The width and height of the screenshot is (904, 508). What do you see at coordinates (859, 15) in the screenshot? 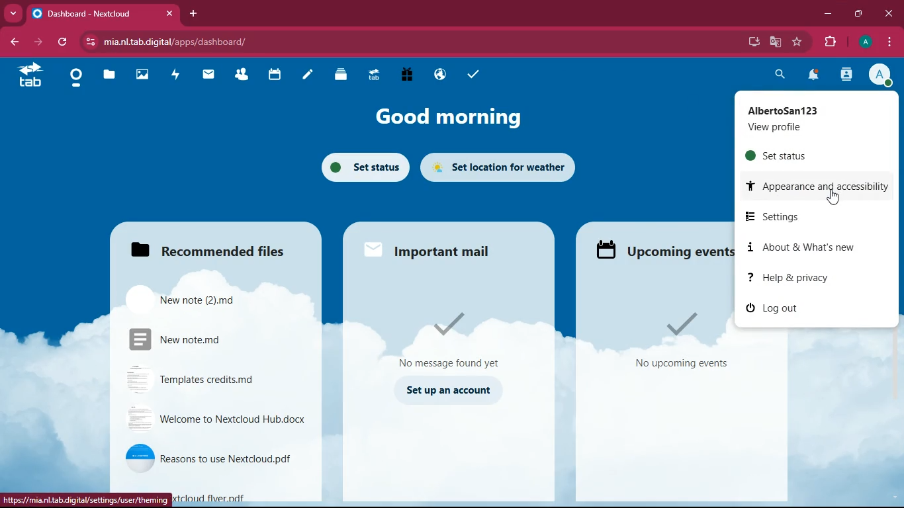
I see `maximize` at bounding box center [859, 15].